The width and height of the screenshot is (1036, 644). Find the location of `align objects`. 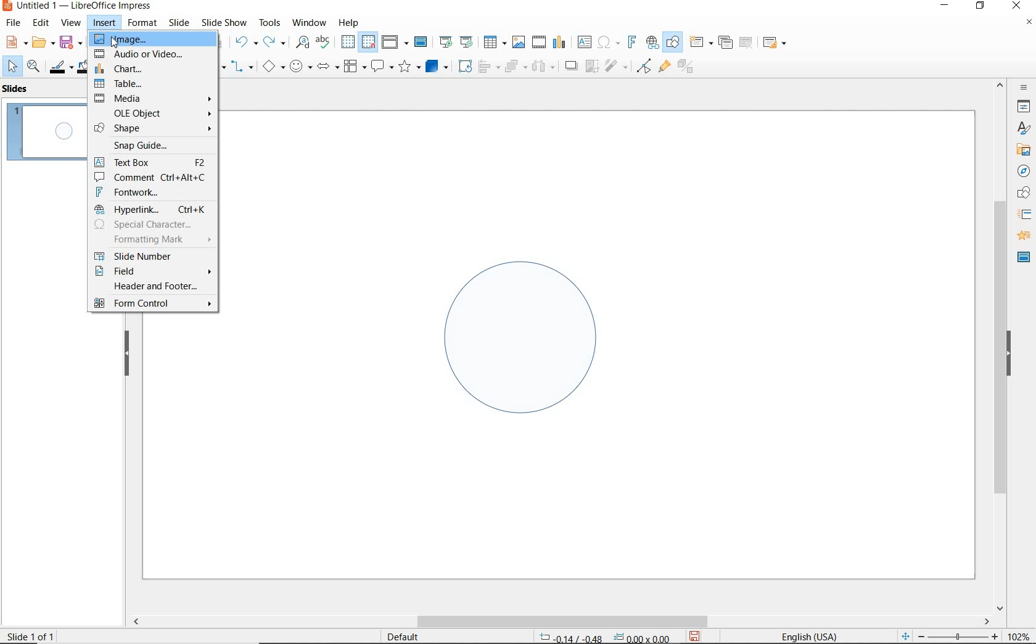

align objects is located at coordinates (486, 65).